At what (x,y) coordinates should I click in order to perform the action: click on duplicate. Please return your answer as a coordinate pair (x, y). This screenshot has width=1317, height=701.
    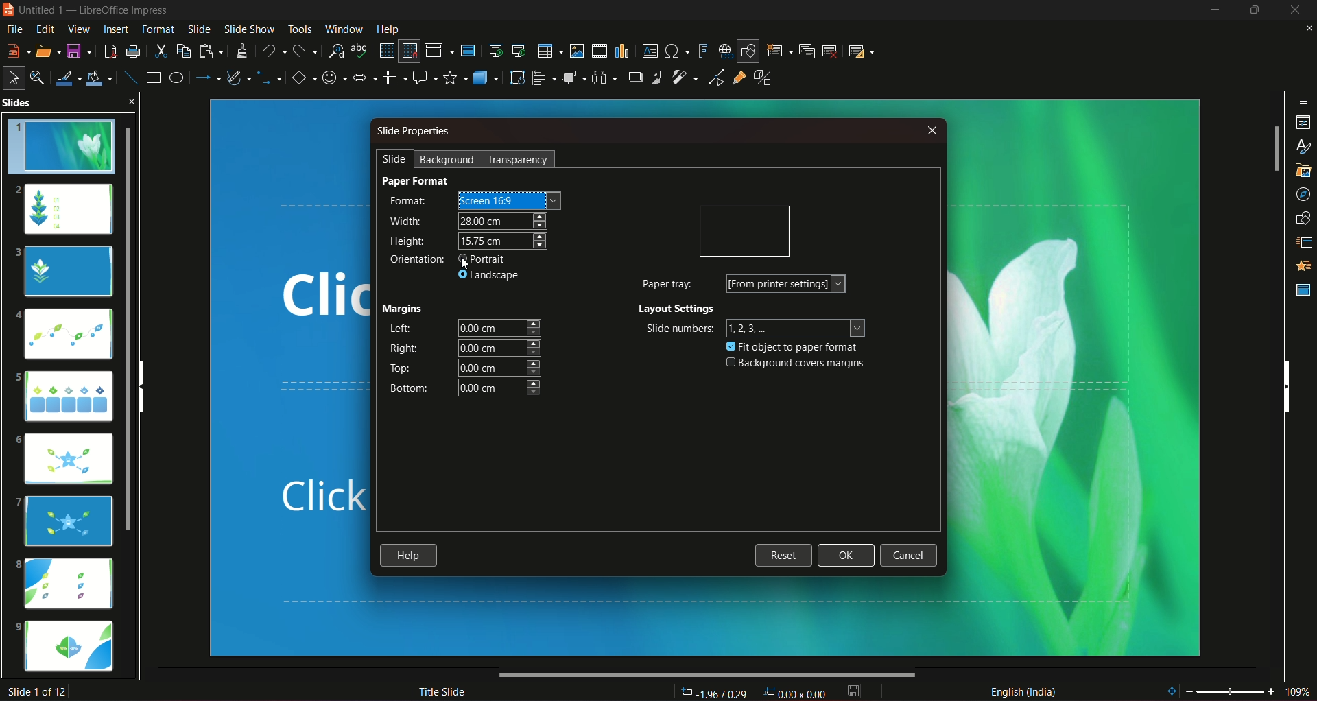
    Looking at the image, I should click on (807, 50).